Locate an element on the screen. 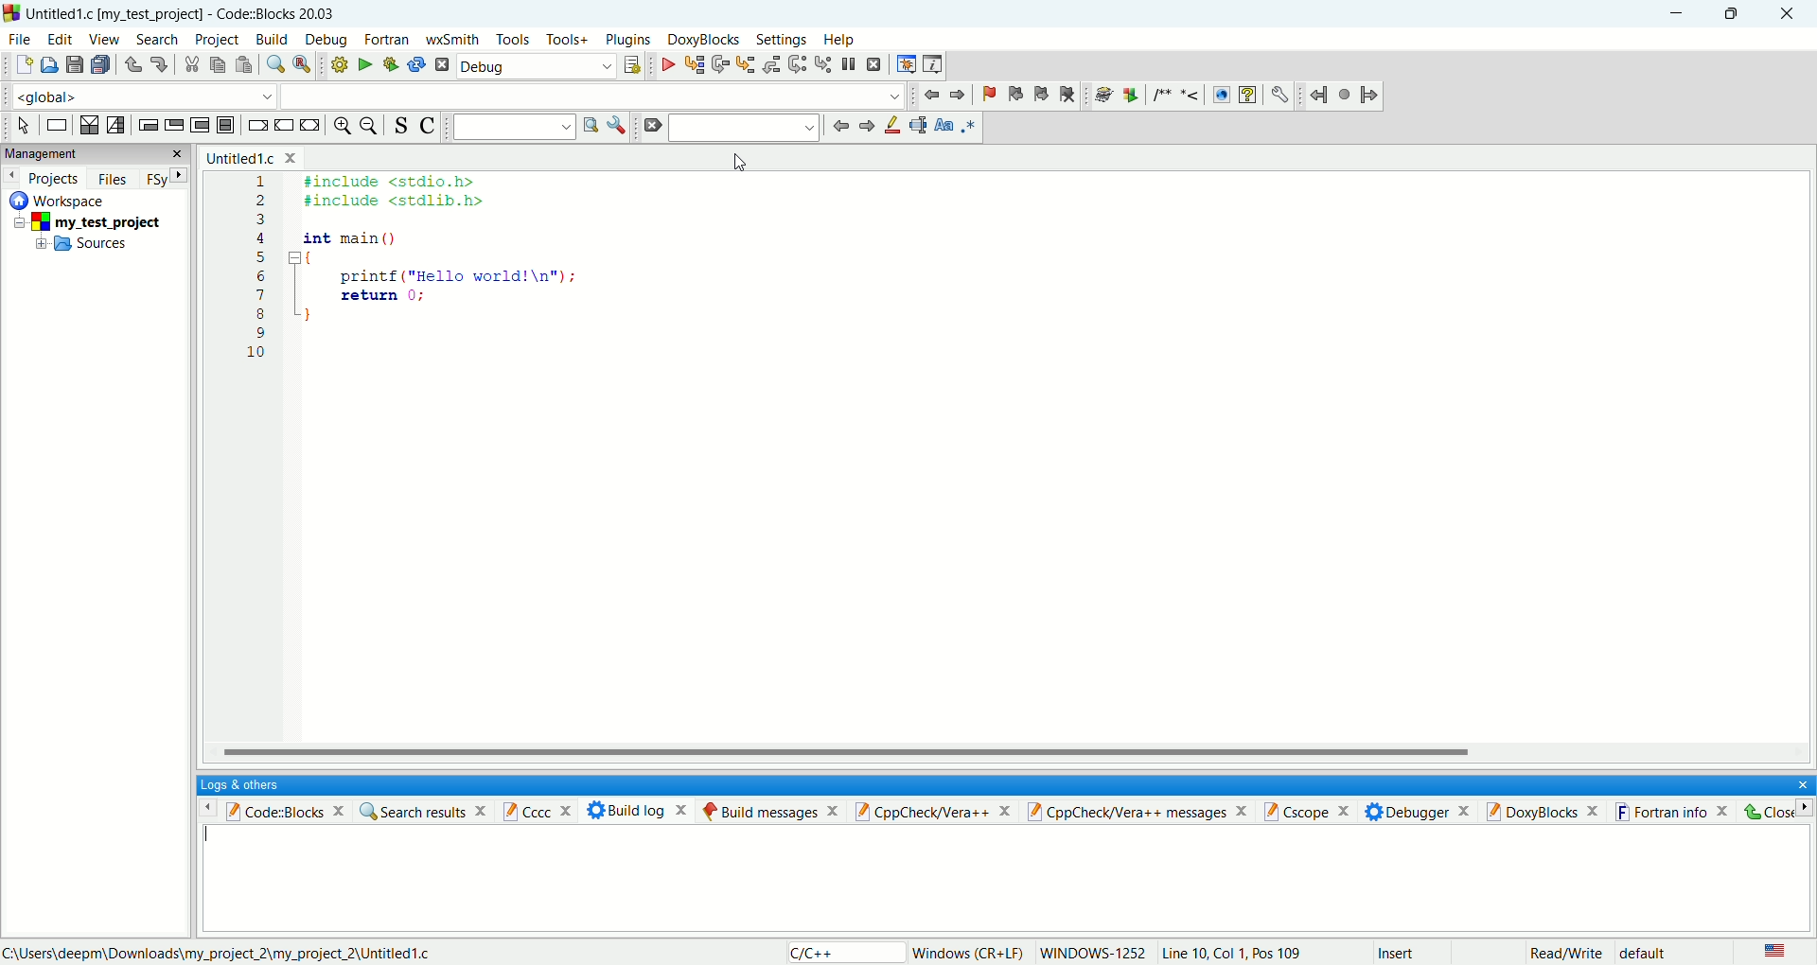 Image resolution: width=1817 pixels, height=965 pixels. maximize is located at coordinates (1733, 12).